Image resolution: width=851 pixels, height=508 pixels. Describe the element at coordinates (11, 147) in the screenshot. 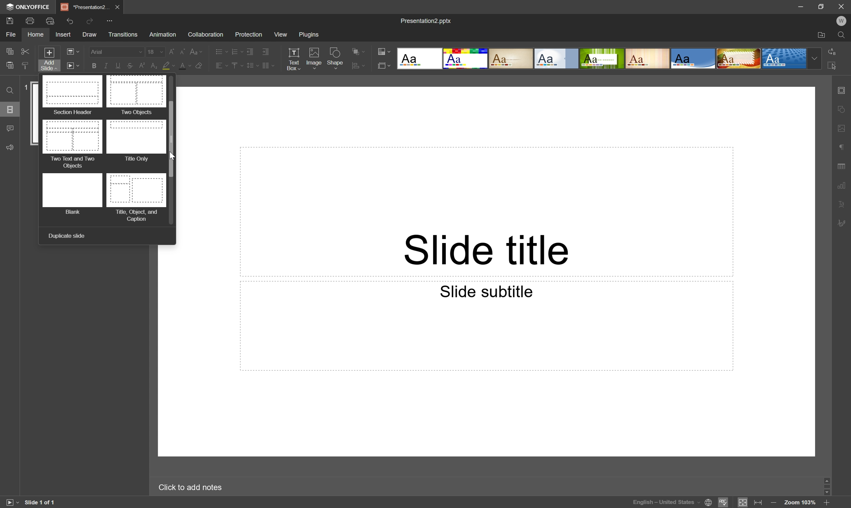

I see `Feedback & Support` at that location.